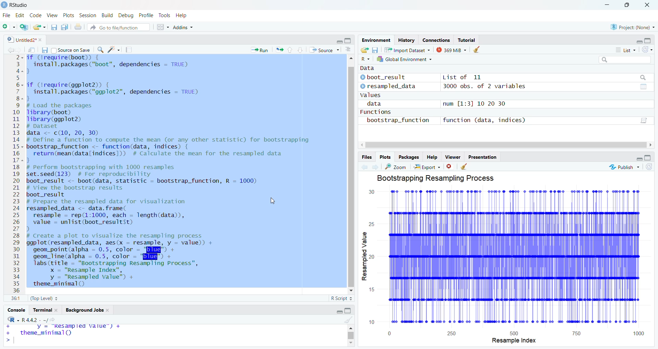 Image resolution: width=658 pixels, height=349 pixels. I want to click on open an existing file, so click(39, 27).